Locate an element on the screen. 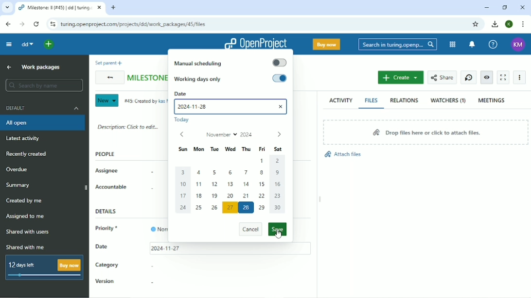 Image resolution: width=531 pixels, height=298 pixels. Set parent is located at coordinates (107, 63).